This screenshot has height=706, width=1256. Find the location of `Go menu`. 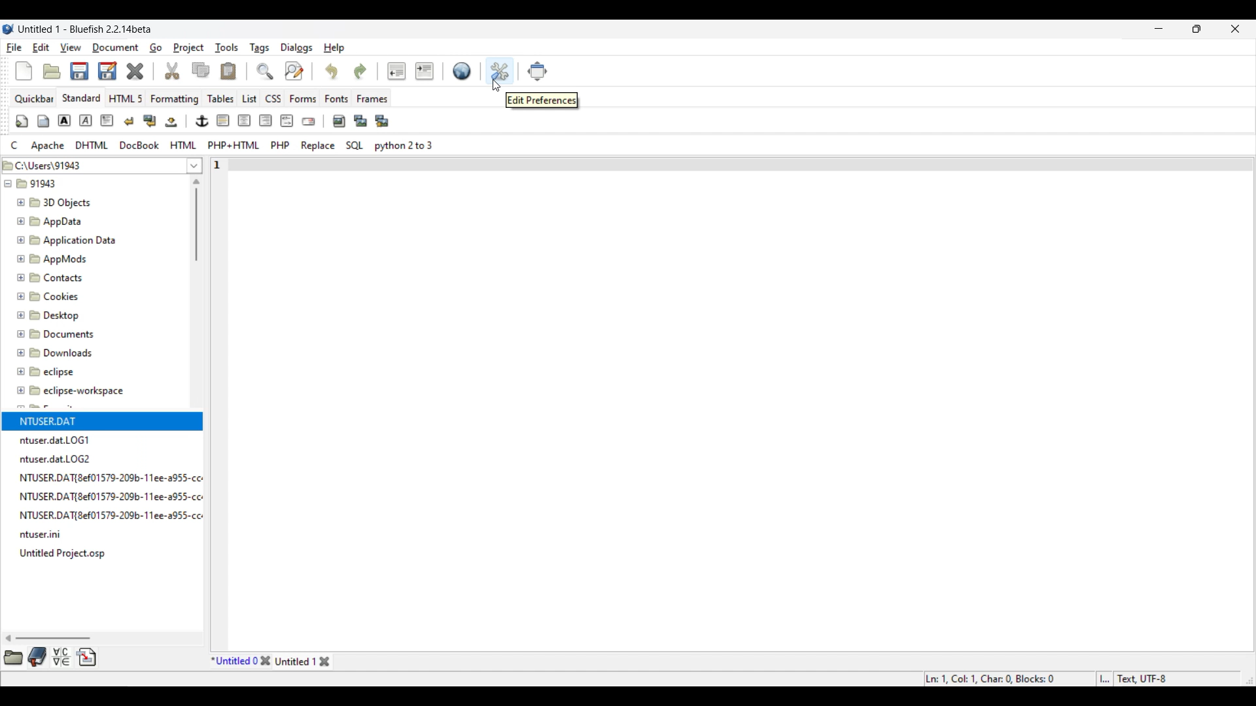

Go menu is located at coordinates (155, 48).